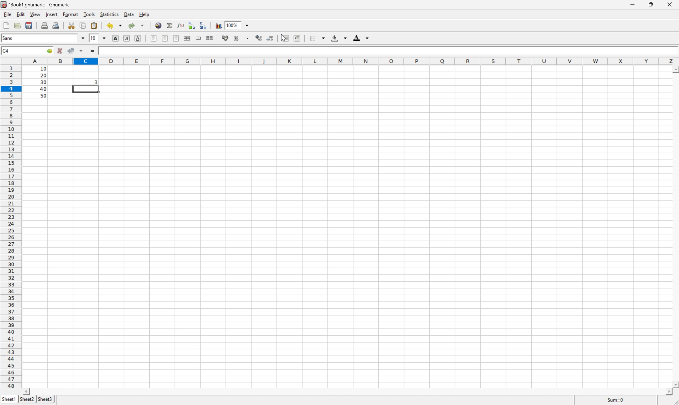  Describe the element at coordinates (633, 5) in the screenshot. I see `Minimize` at that location.